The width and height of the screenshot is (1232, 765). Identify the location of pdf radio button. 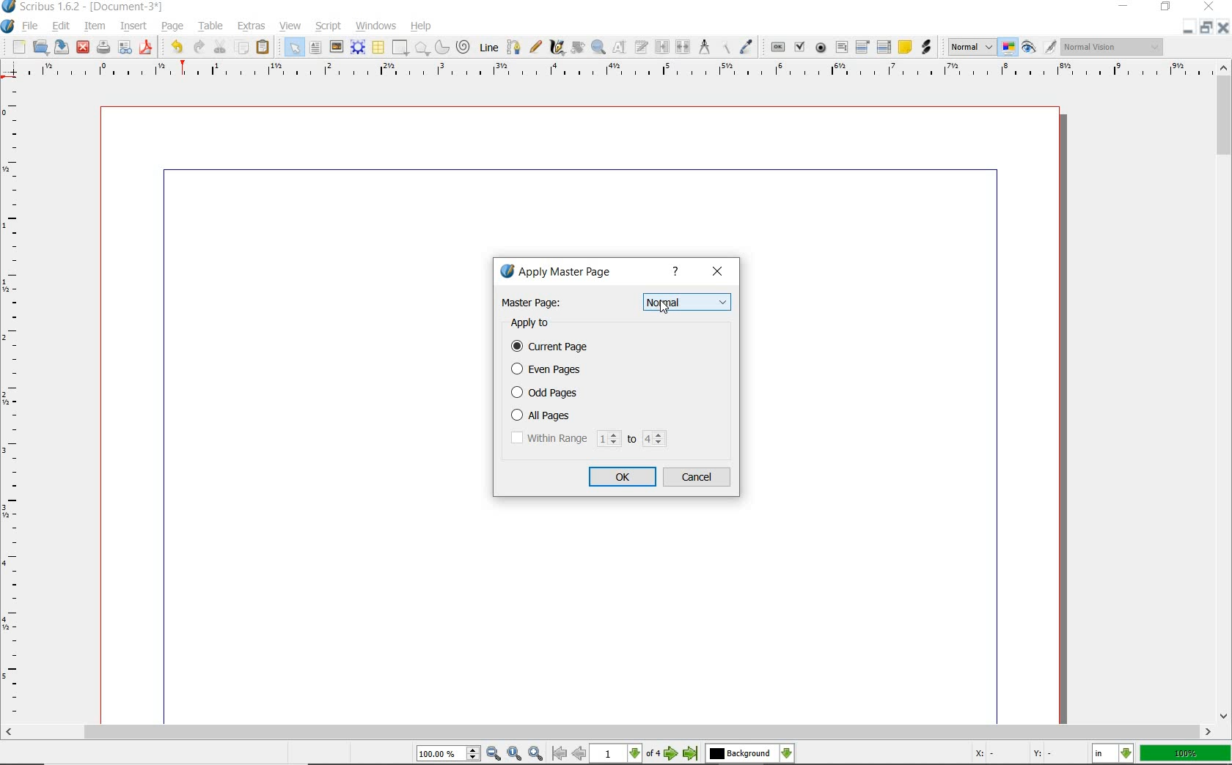
(821, 48).